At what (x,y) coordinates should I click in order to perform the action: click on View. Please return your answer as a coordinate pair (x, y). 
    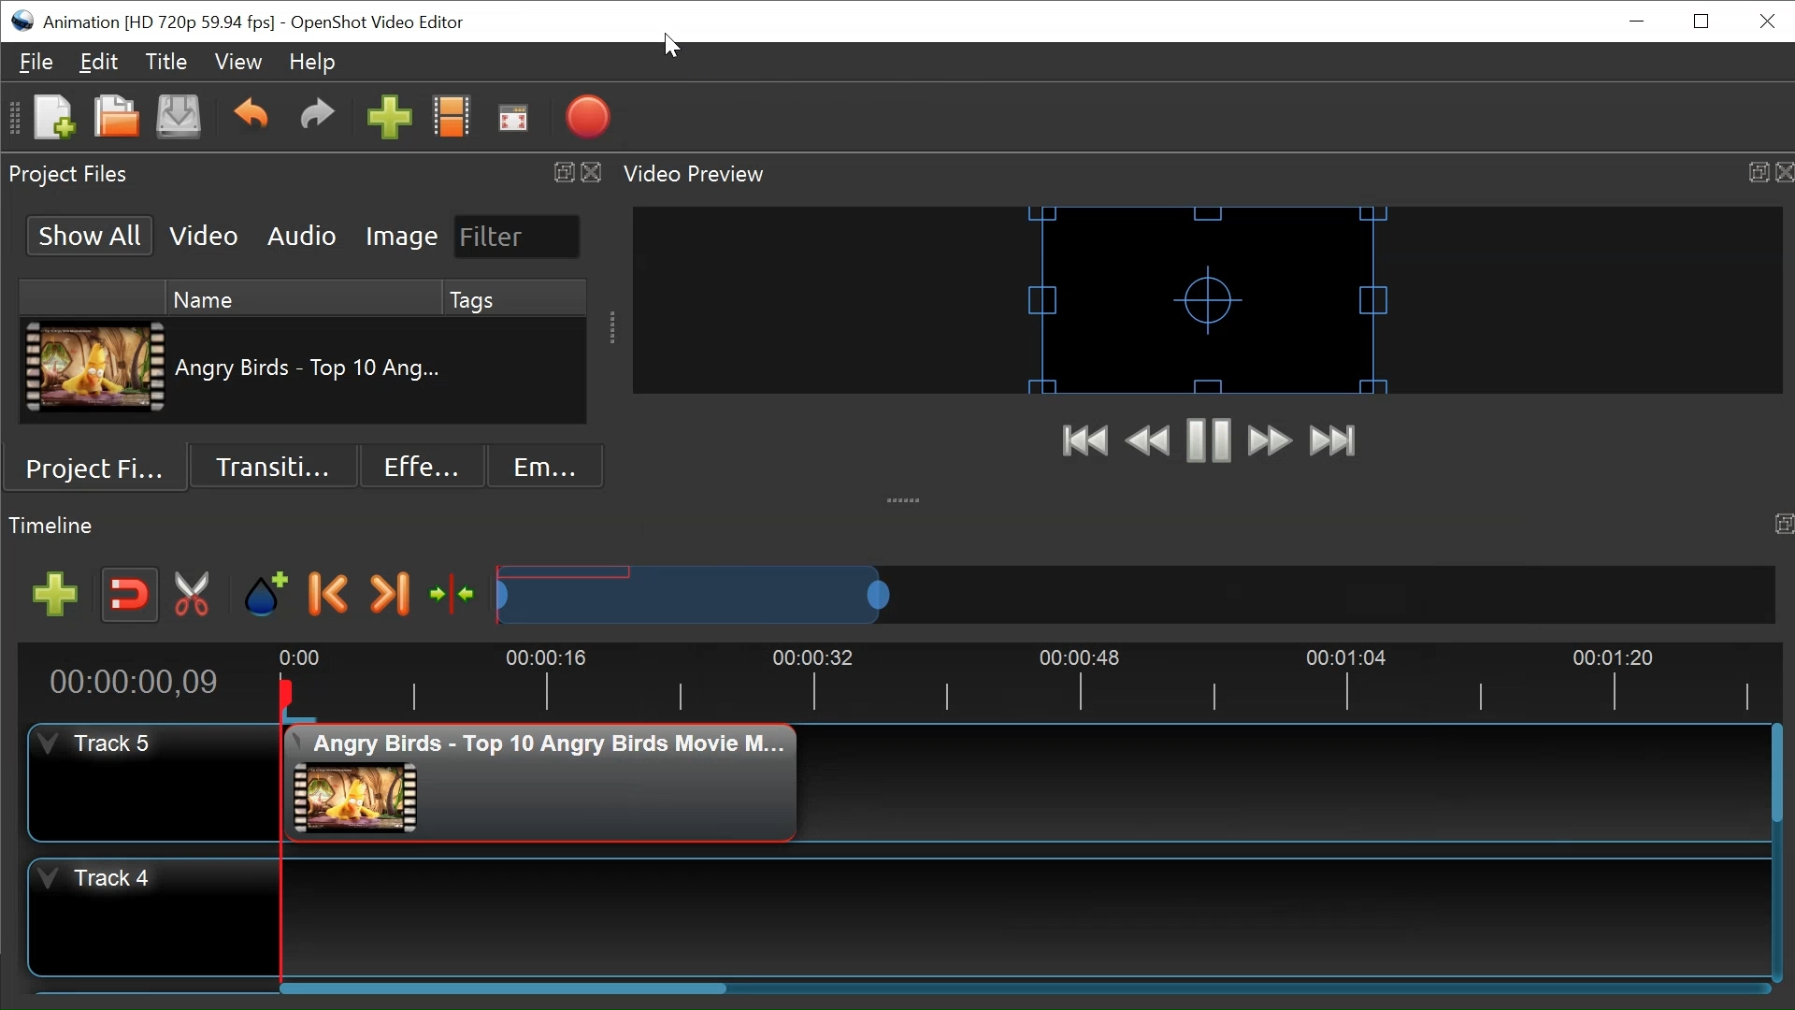
    Looking at the image, I should click on (238, 62).